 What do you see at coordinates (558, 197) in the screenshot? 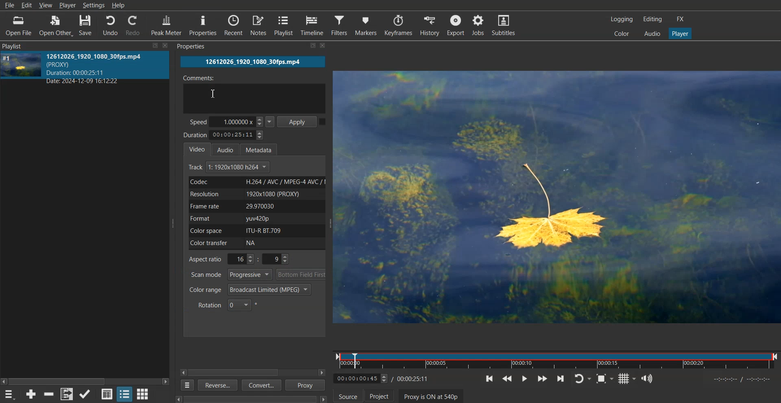
I see `Preview` at bounding box center [558, 197].